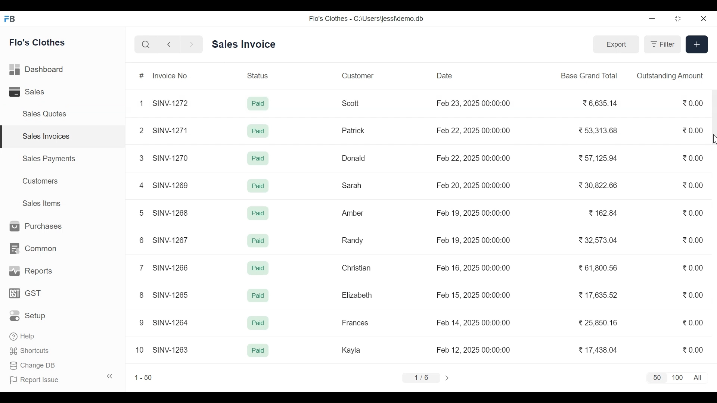 The width and height of the screenshot is (717, 403). What do you see at coordinates (357, 295) in the screenshot?
I see `Elizabeth` at bounding box center [357, 295].